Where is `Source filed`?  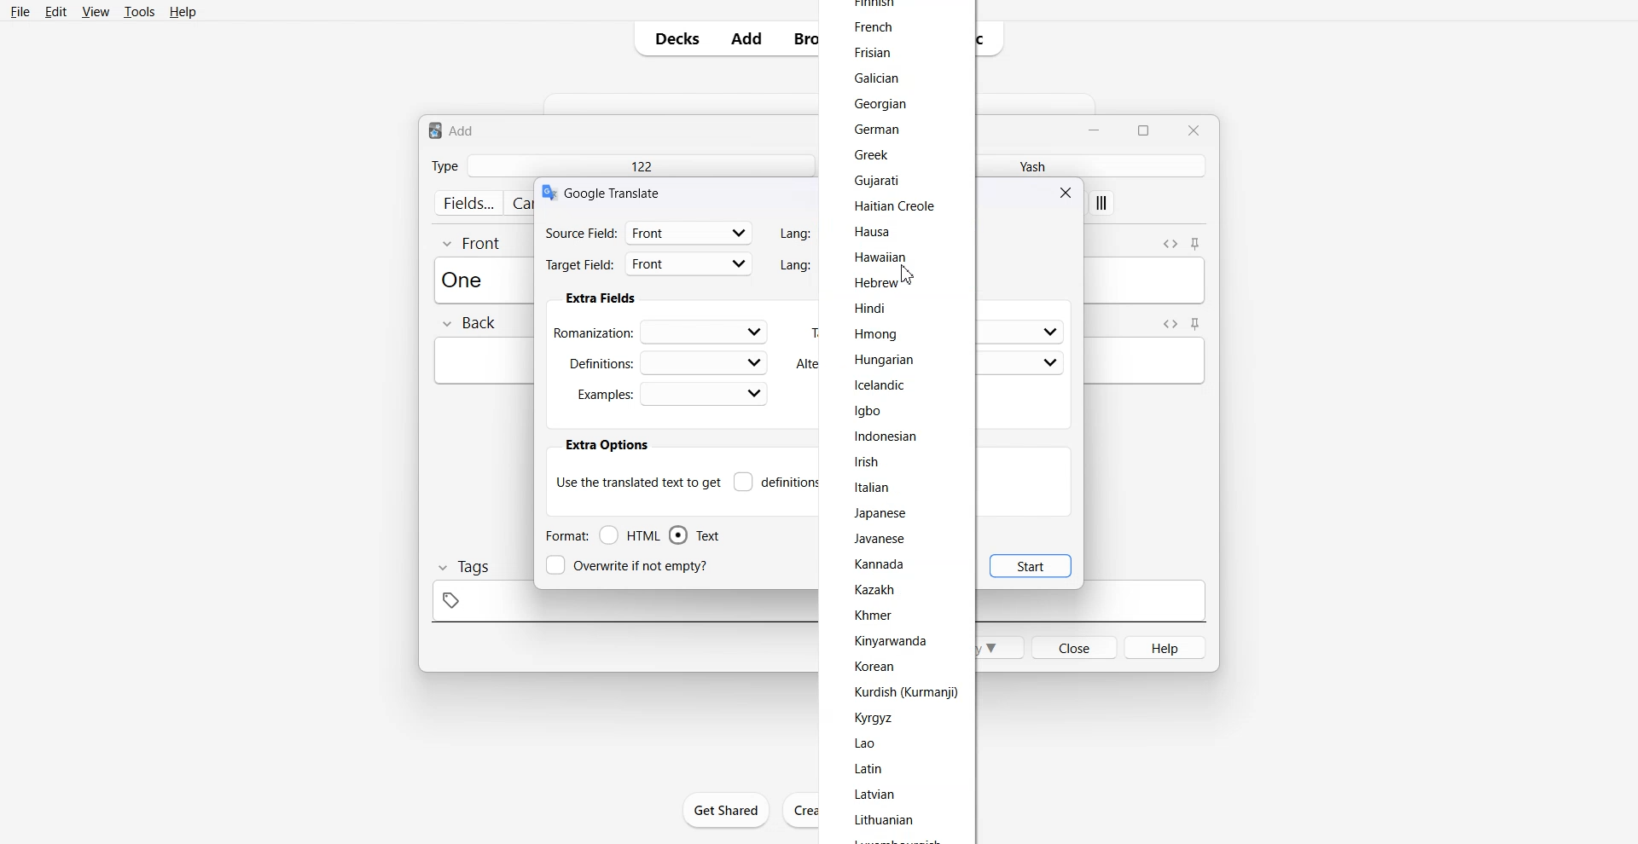
Source filed is located at coordinates (649, 232).